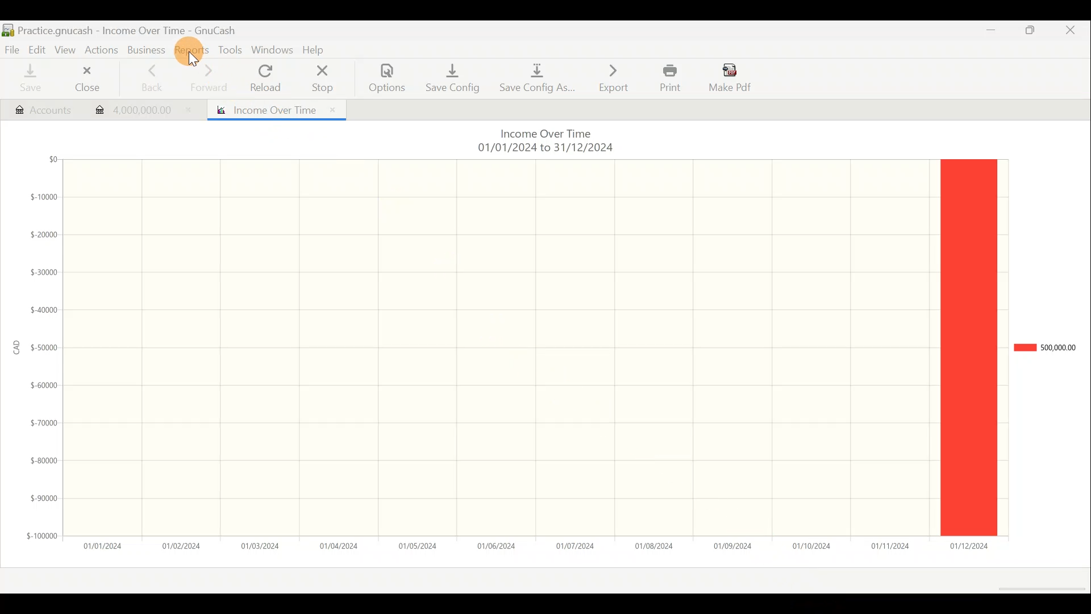 The height and width of the screenshot is (614, 1091). I want to click on View, so click(66, 50).